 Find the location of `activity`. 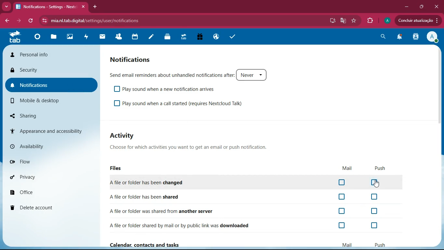

activity is located at coordinates (127, 135).